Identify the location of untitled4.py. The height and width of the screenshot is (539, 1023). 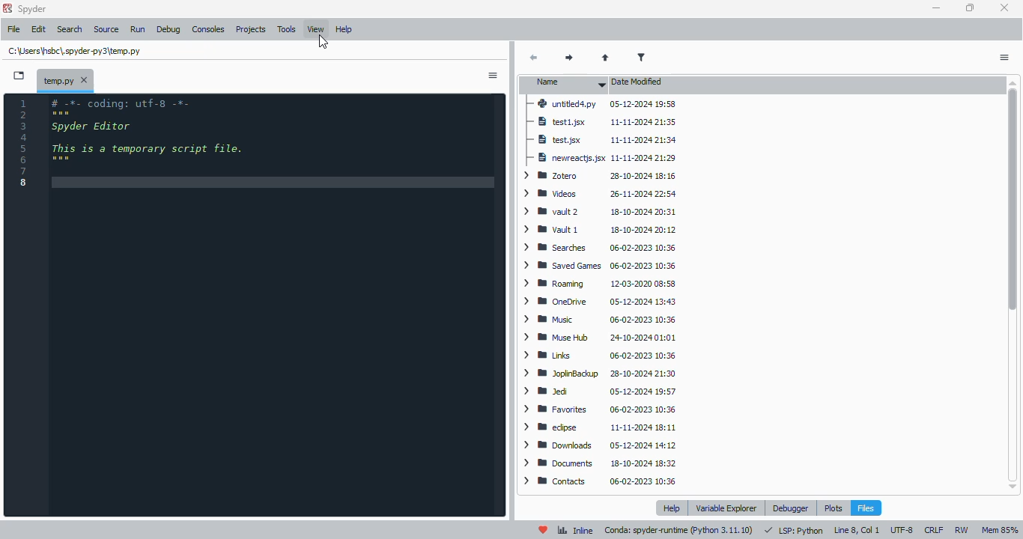
(599, 105).